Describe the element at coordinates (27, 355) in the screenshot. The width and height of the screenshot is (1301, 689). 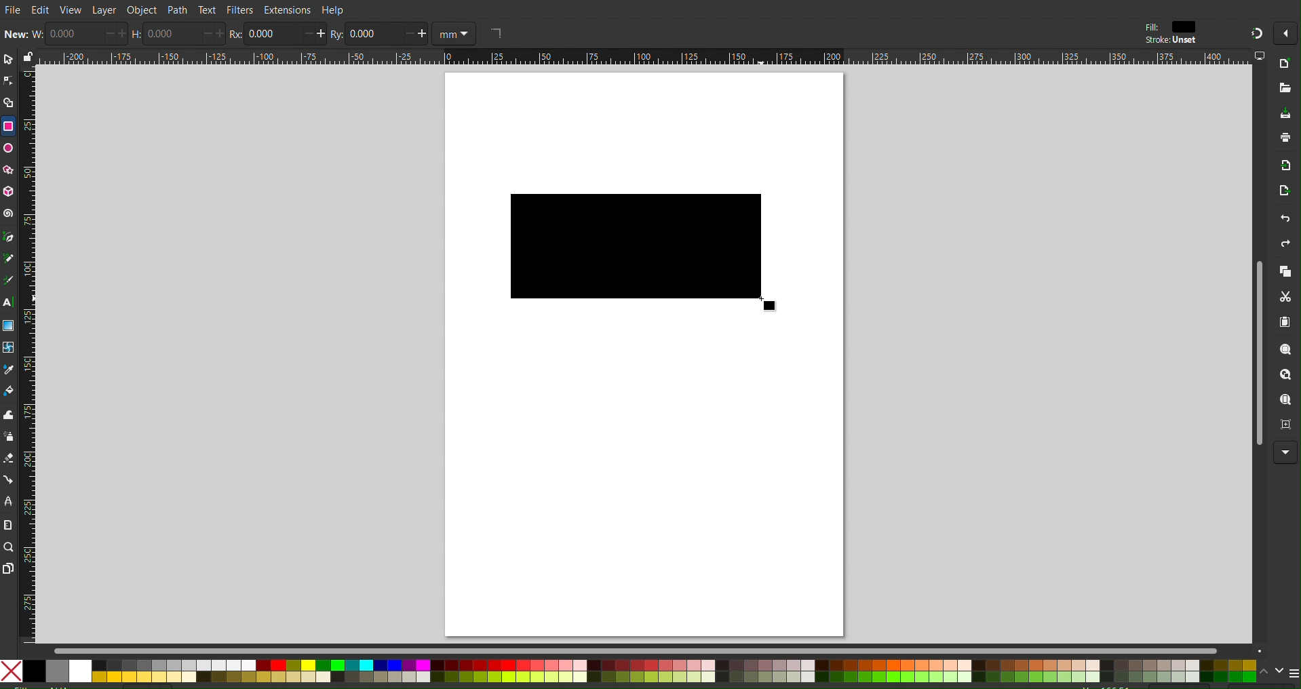
I see `Vertical Ruler` at that location.